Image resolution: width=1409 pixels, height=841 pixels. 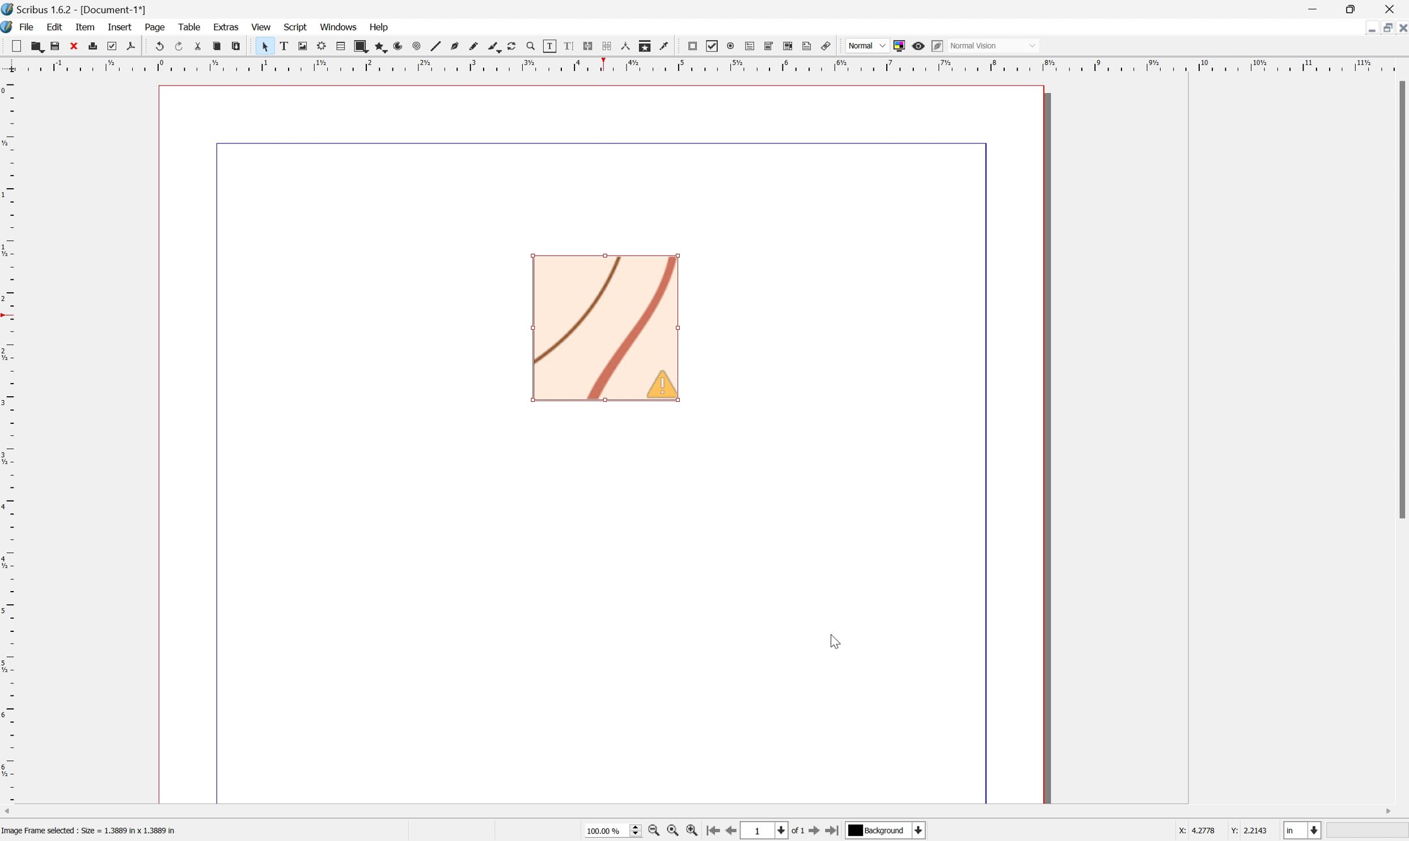 What do you see at coordinates (1304, 830) in the screenshot?
I see `select current unit` at bounding box center [1304, 830].